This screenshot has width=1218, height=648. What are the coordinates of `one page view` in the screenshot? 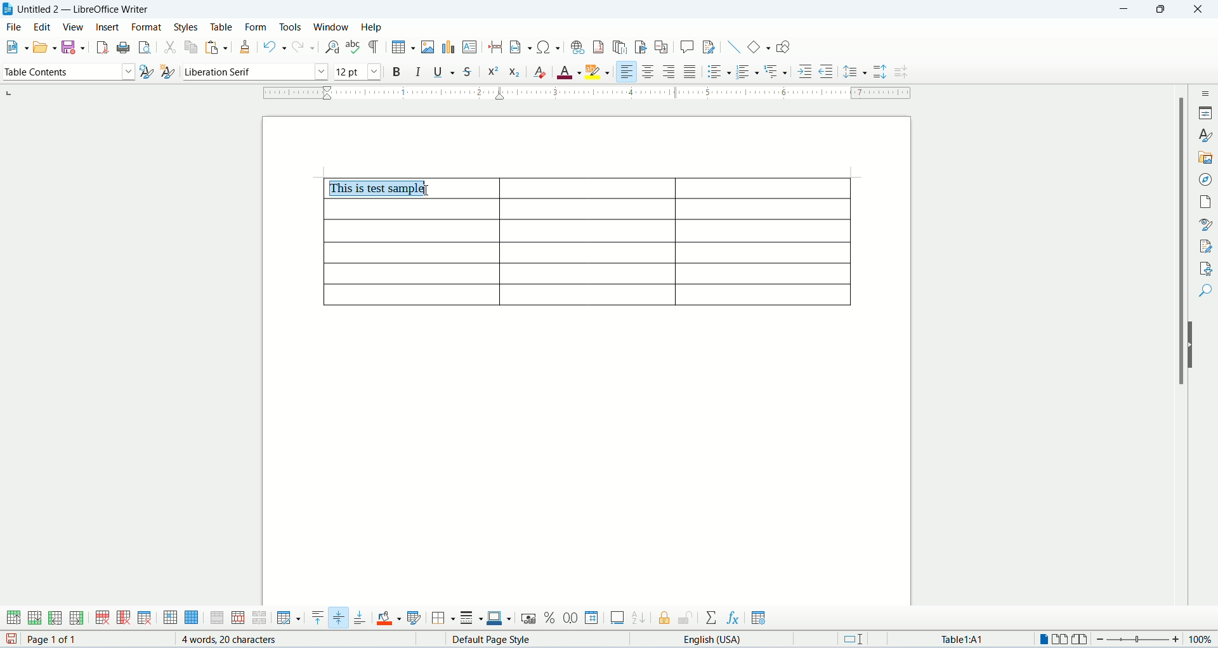 It's located at (1042, 639).